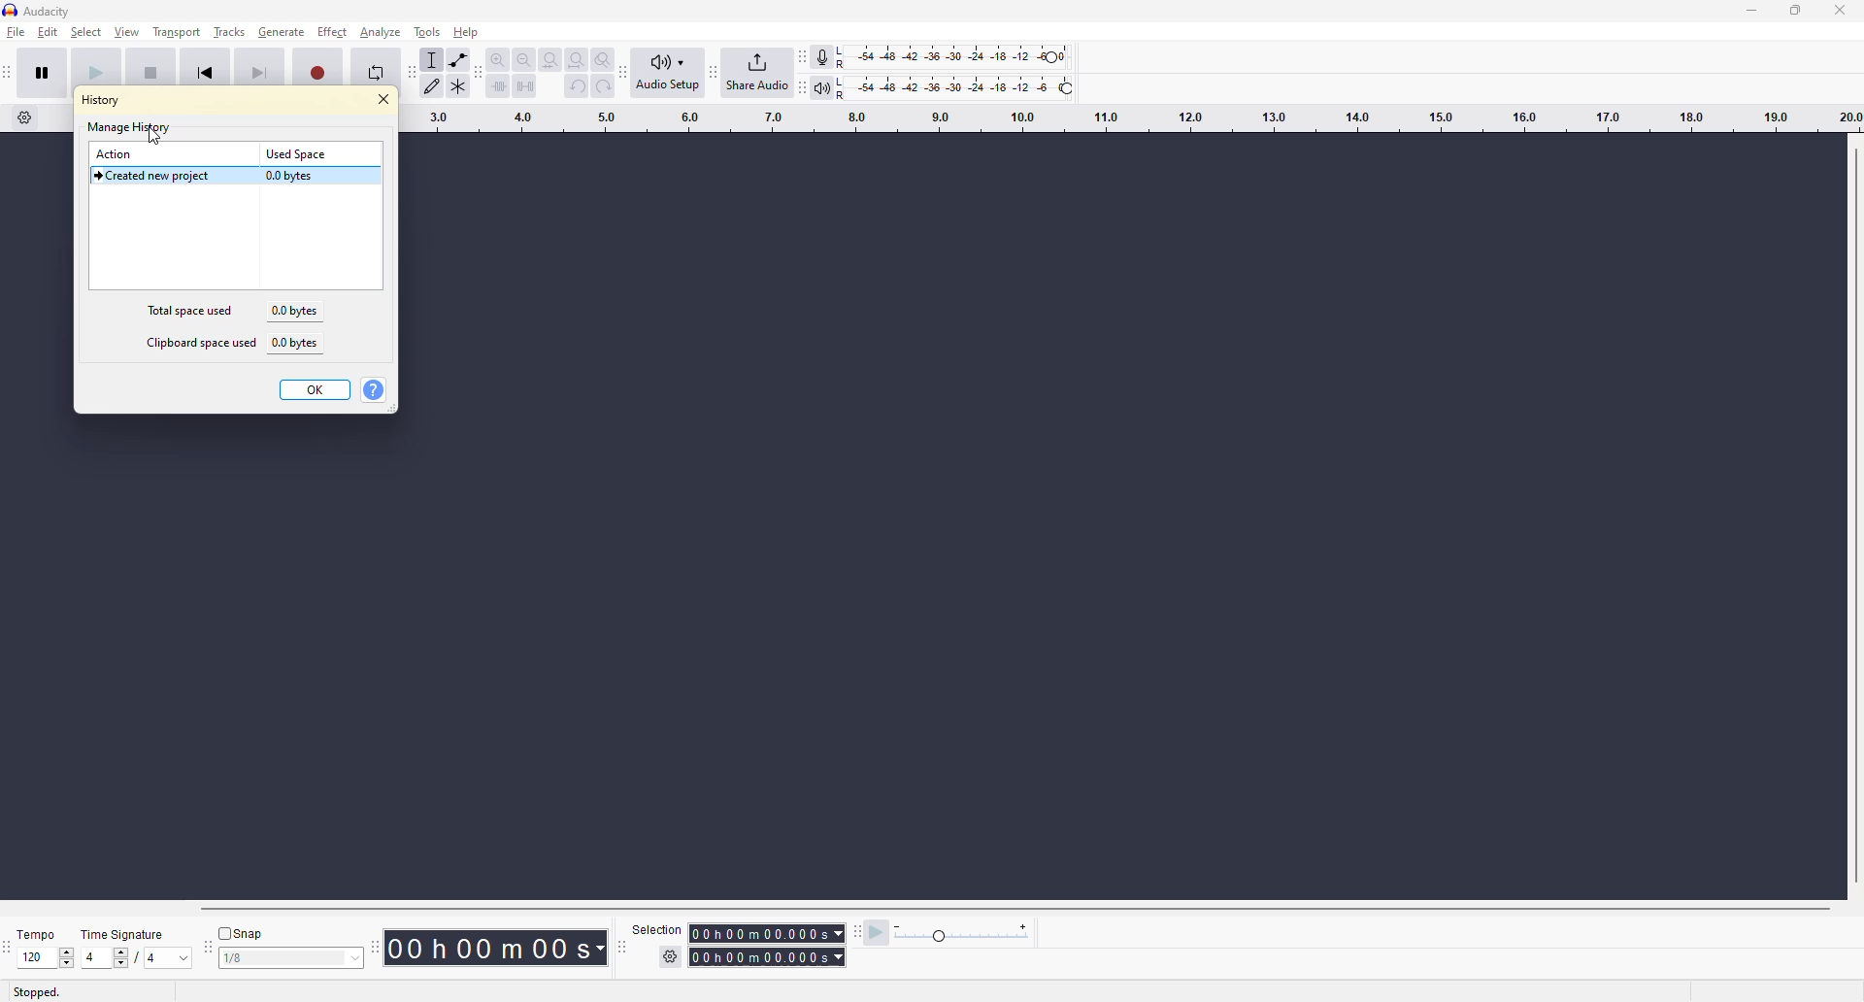 This screenshot has width=1864, height=1002. What do you see at coordinates (230, 30) in the screenshot?
I see `tracks` at bounding box center [230, 30].